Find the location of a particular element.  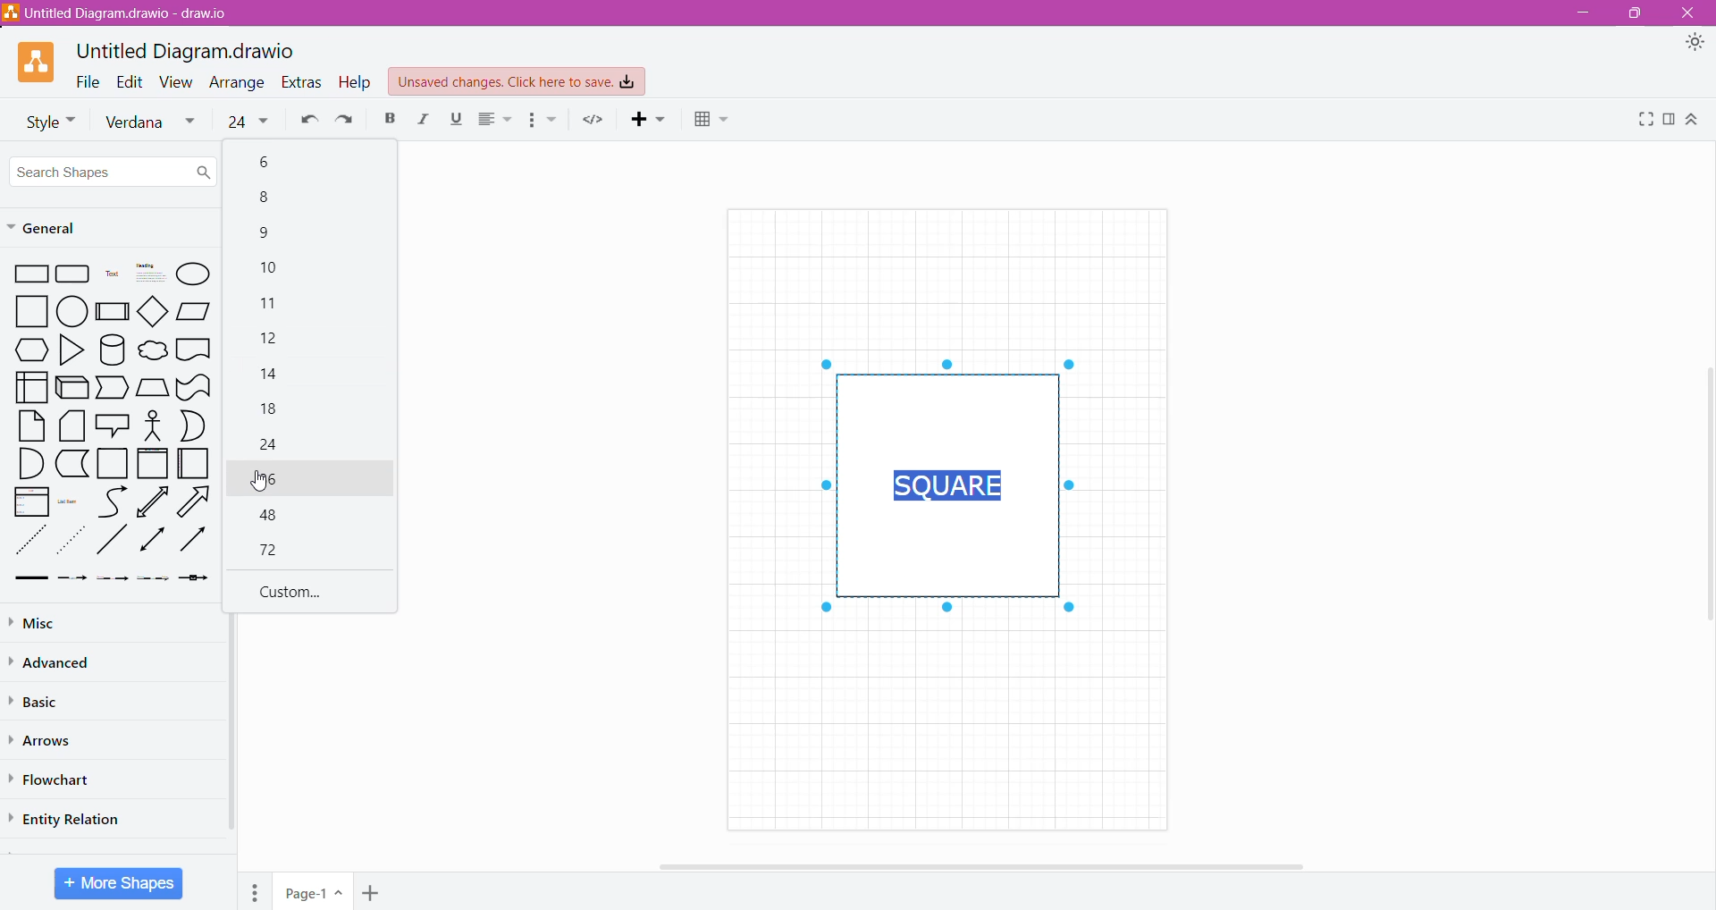

Horizontal Scroll Bar is located at coordinates (978, 866).